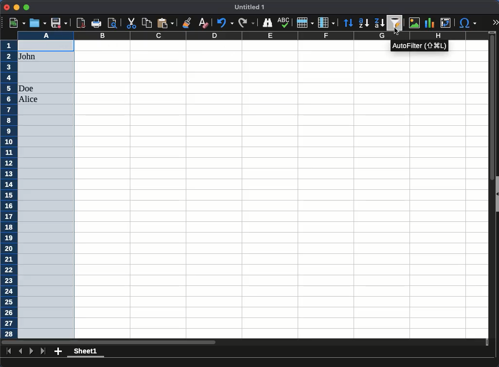  I want to click on autofilter (symbols), so click(414, 46).